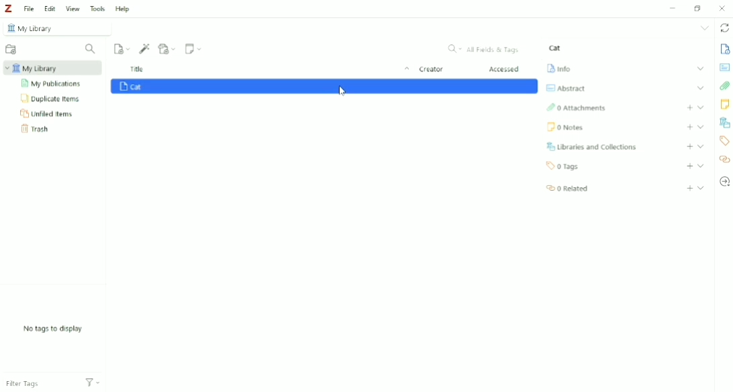 The width and height of the screenshot is (733, 392). I want to click on Filter Tags, so click(38, 381).